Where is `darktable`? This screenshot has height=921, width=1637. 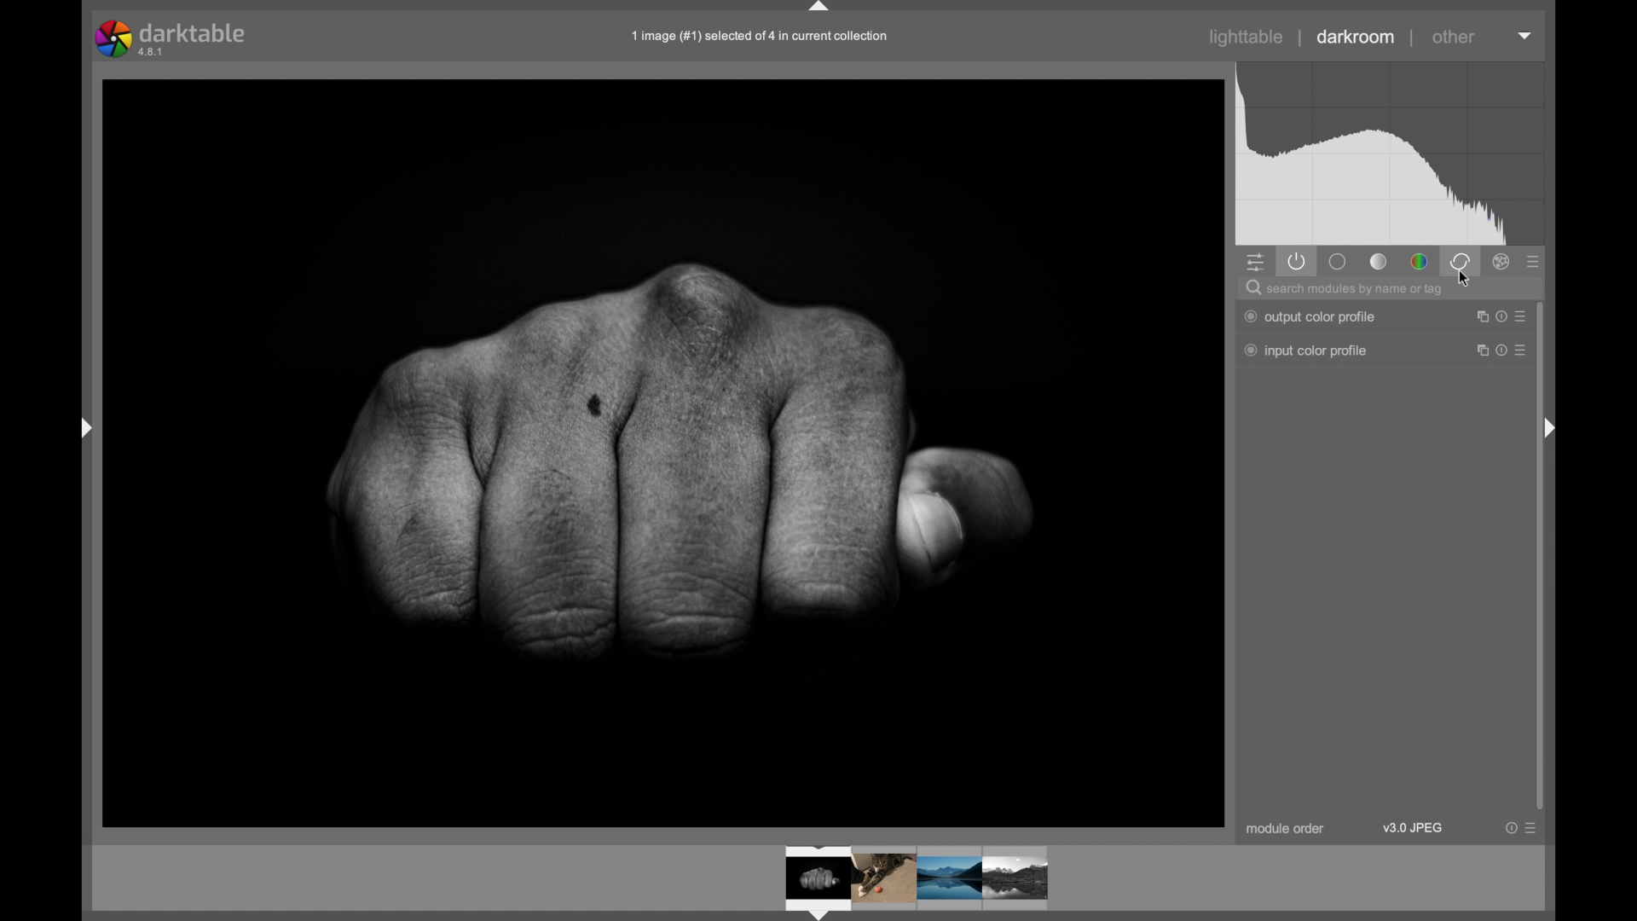
darktable is located at coordinates (172, 38).